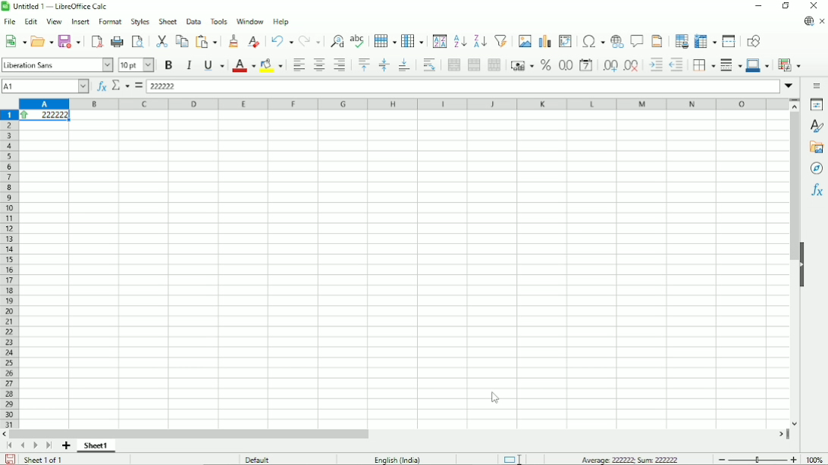 This screenshot has width=828, height=465. Describe the element at coordinates (402, 103) in the screenshot. I see `Column headings` at that location.